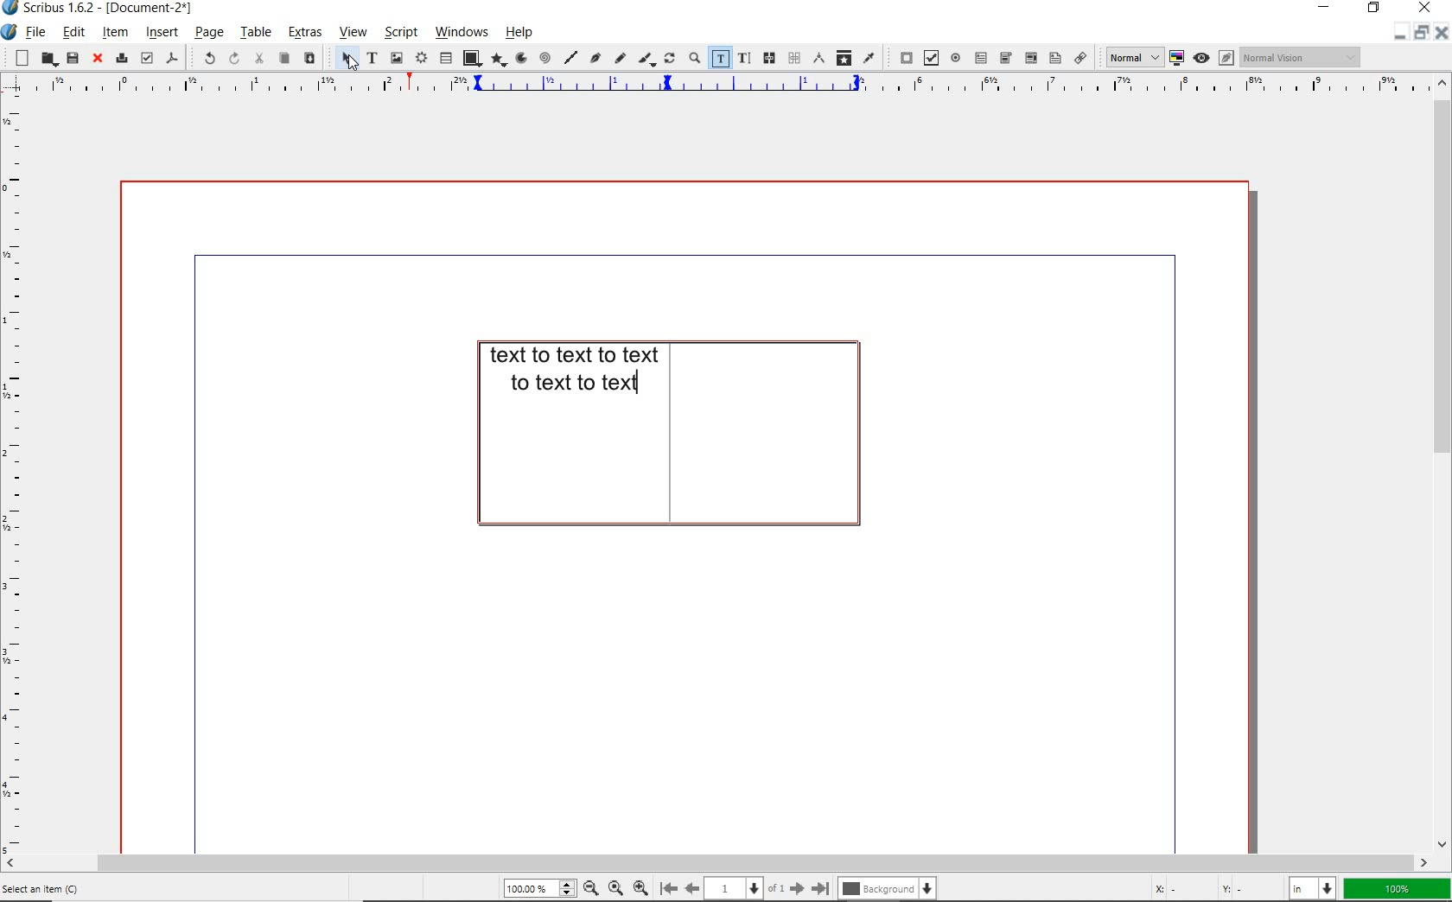  What do you see at coordinates (310, 59) in the screenshot?
I see `paste` at bounding box center [310, 59].